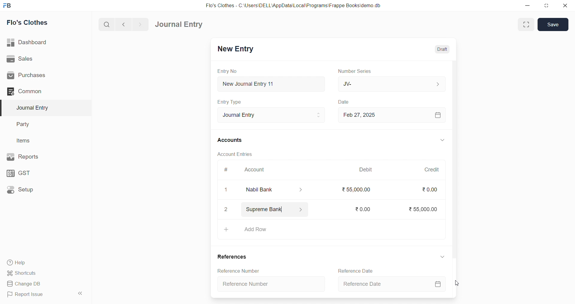  Describe the element at coordinates (432, 170) in the screenshot. I see `Credit` at that location.